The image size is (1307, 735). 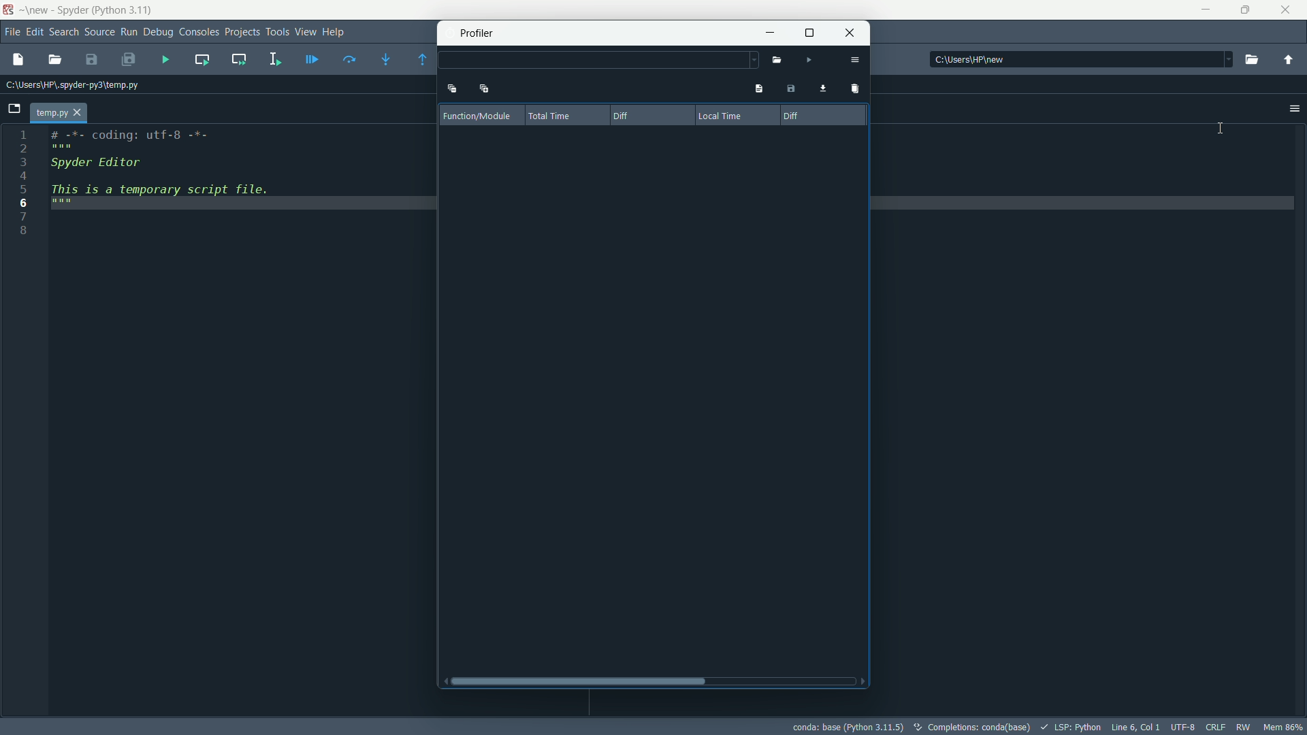 What do you see at coordinates (823, 89) in the screenshot?
I see `load profiling data for comparison` at bounding box center [823, 89].